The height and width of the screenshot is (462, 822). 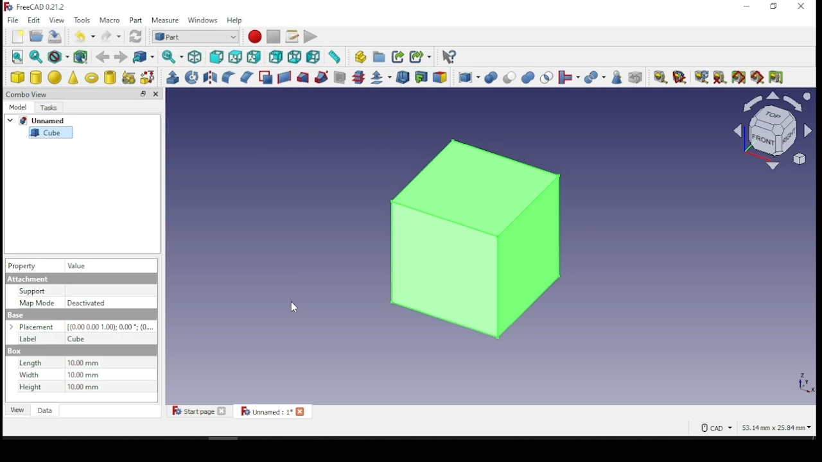 I want to click on Base, so click(x=14, y=352).